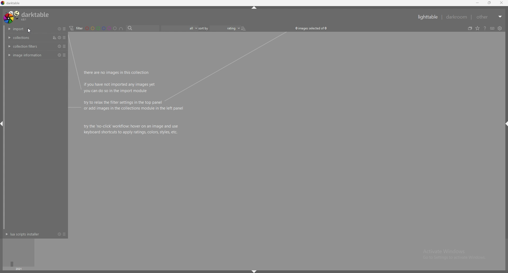 The width and height of the screenshot is (508, 273). I want to click on darktable, so click(27, 17).